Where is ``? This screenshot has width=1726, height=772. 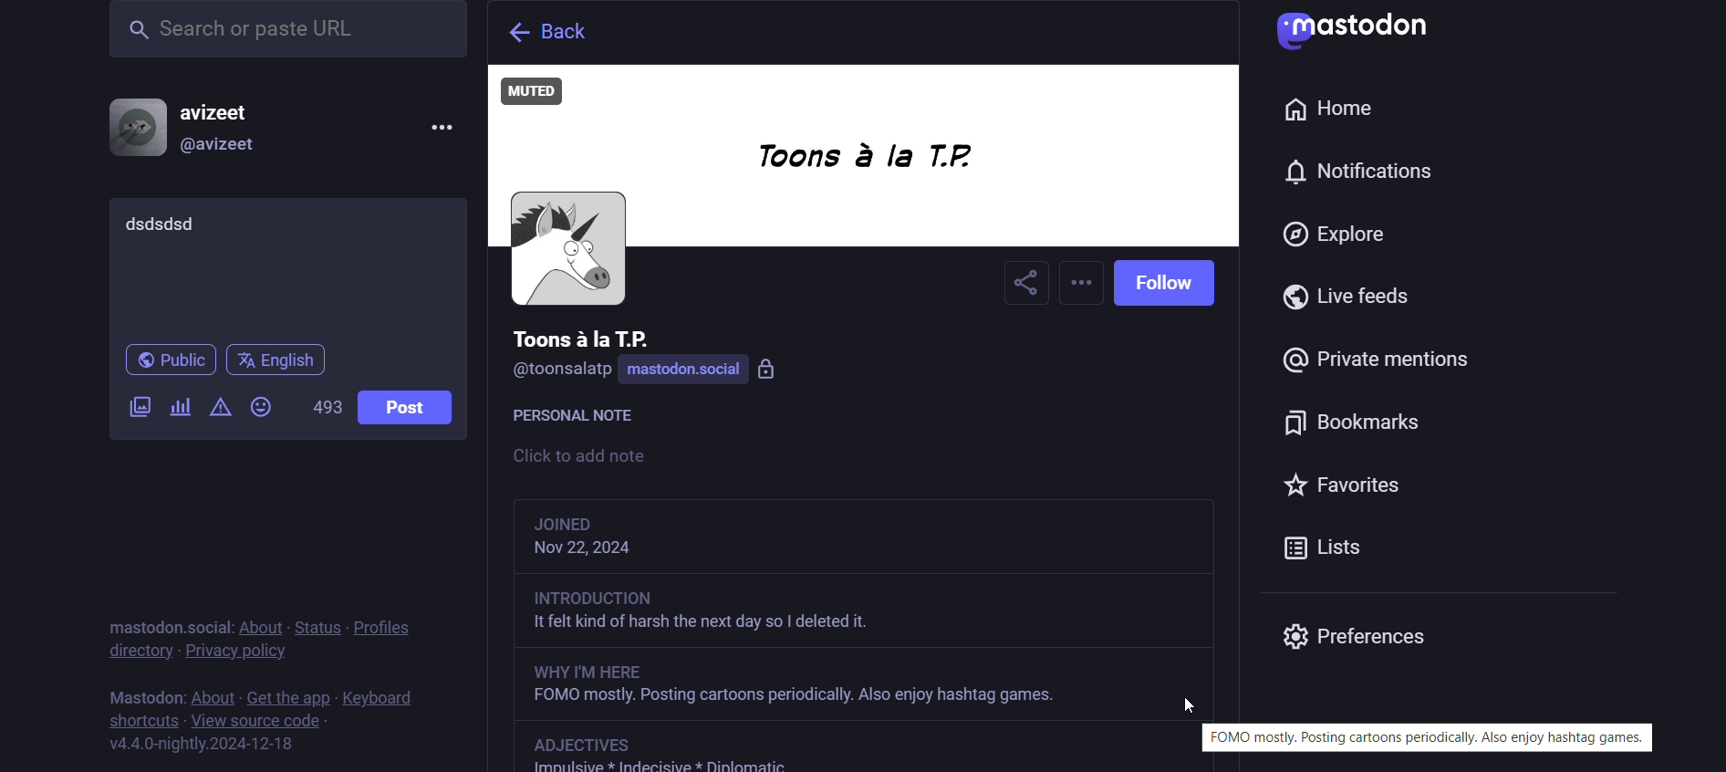
 is located at coordinates (866, 615).